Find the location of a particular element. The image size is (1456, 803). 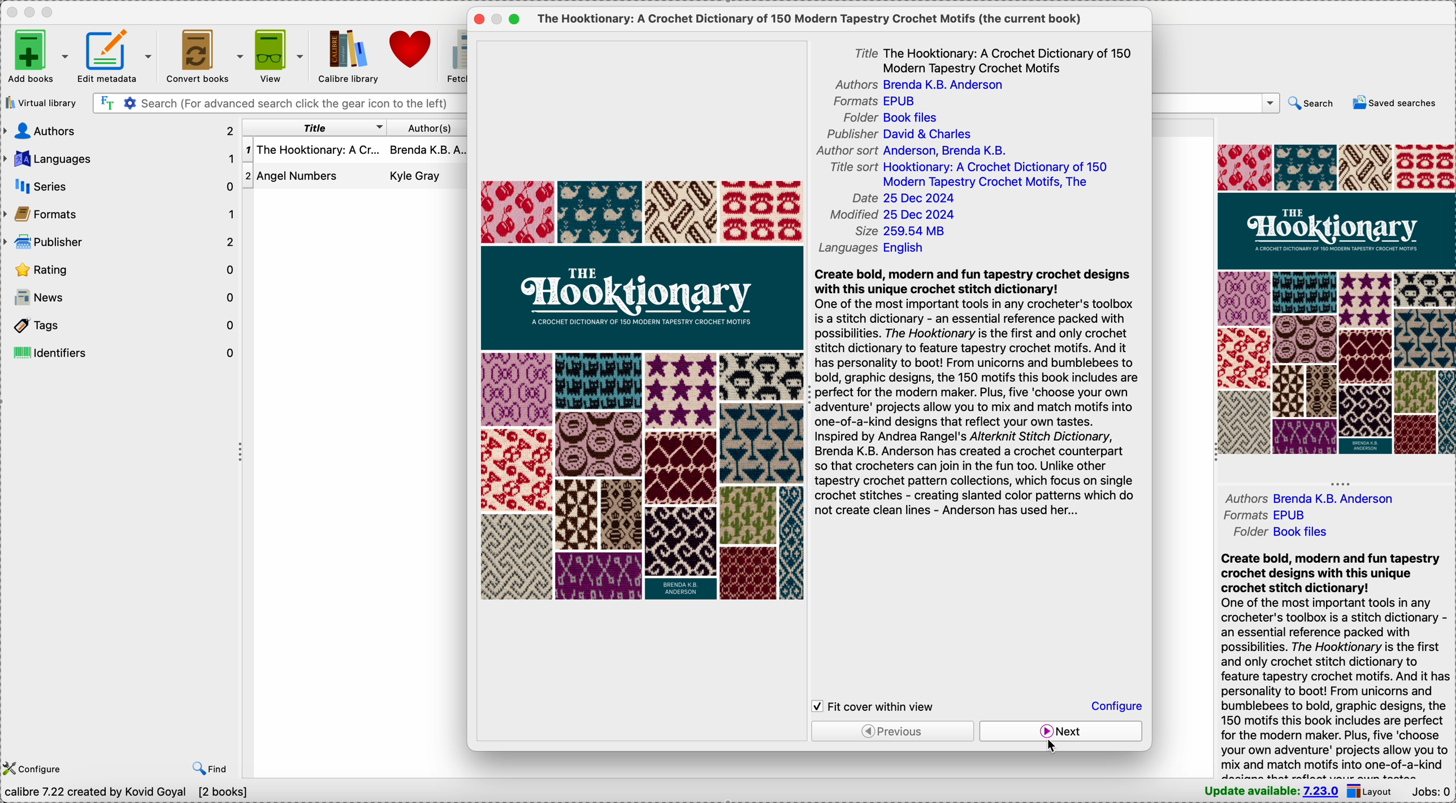

modified is located at coordinates (893, 216).